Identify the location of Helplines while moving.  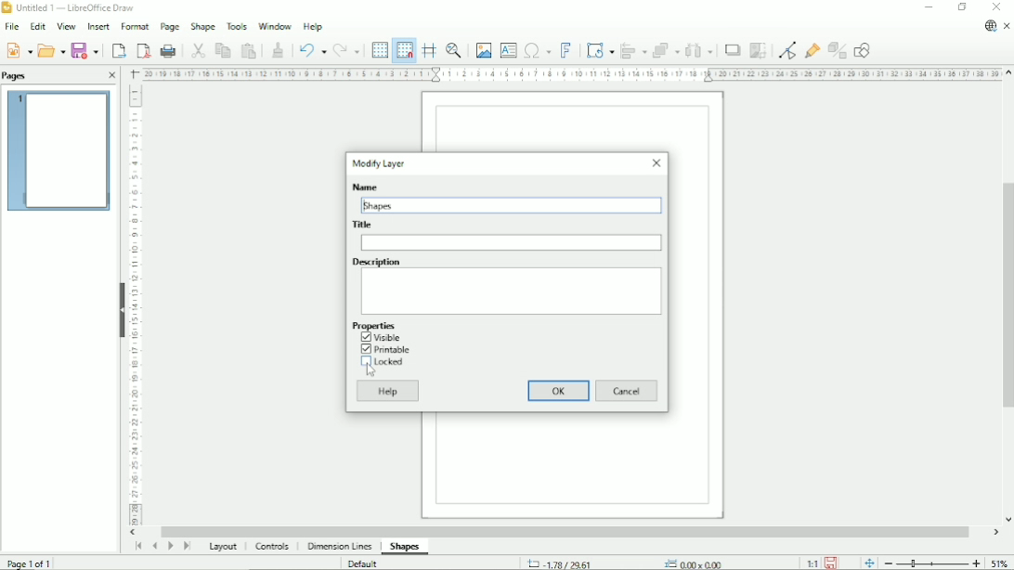
(428, 49).